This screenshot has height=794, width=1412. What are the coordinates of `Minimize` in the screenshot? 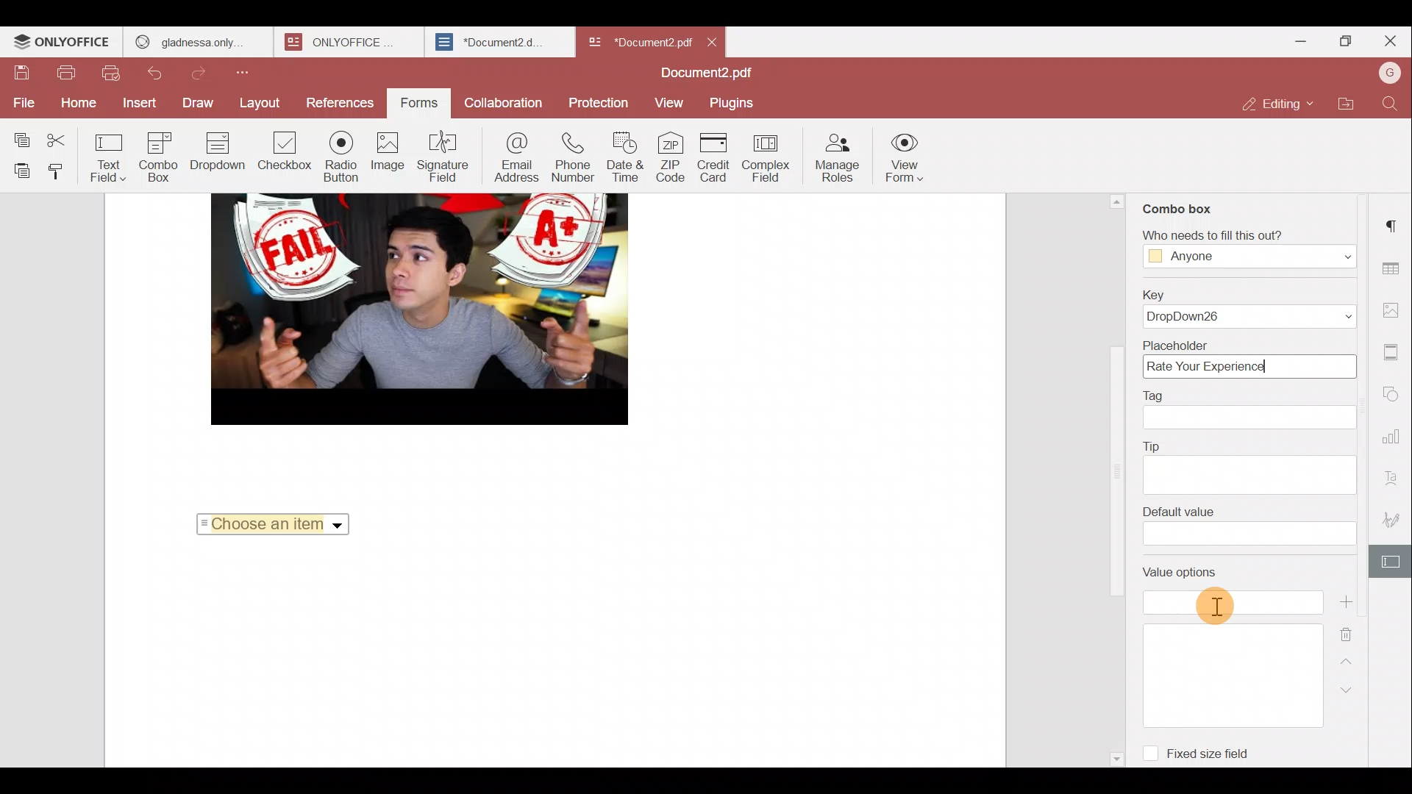 It's located at (1289, 44).